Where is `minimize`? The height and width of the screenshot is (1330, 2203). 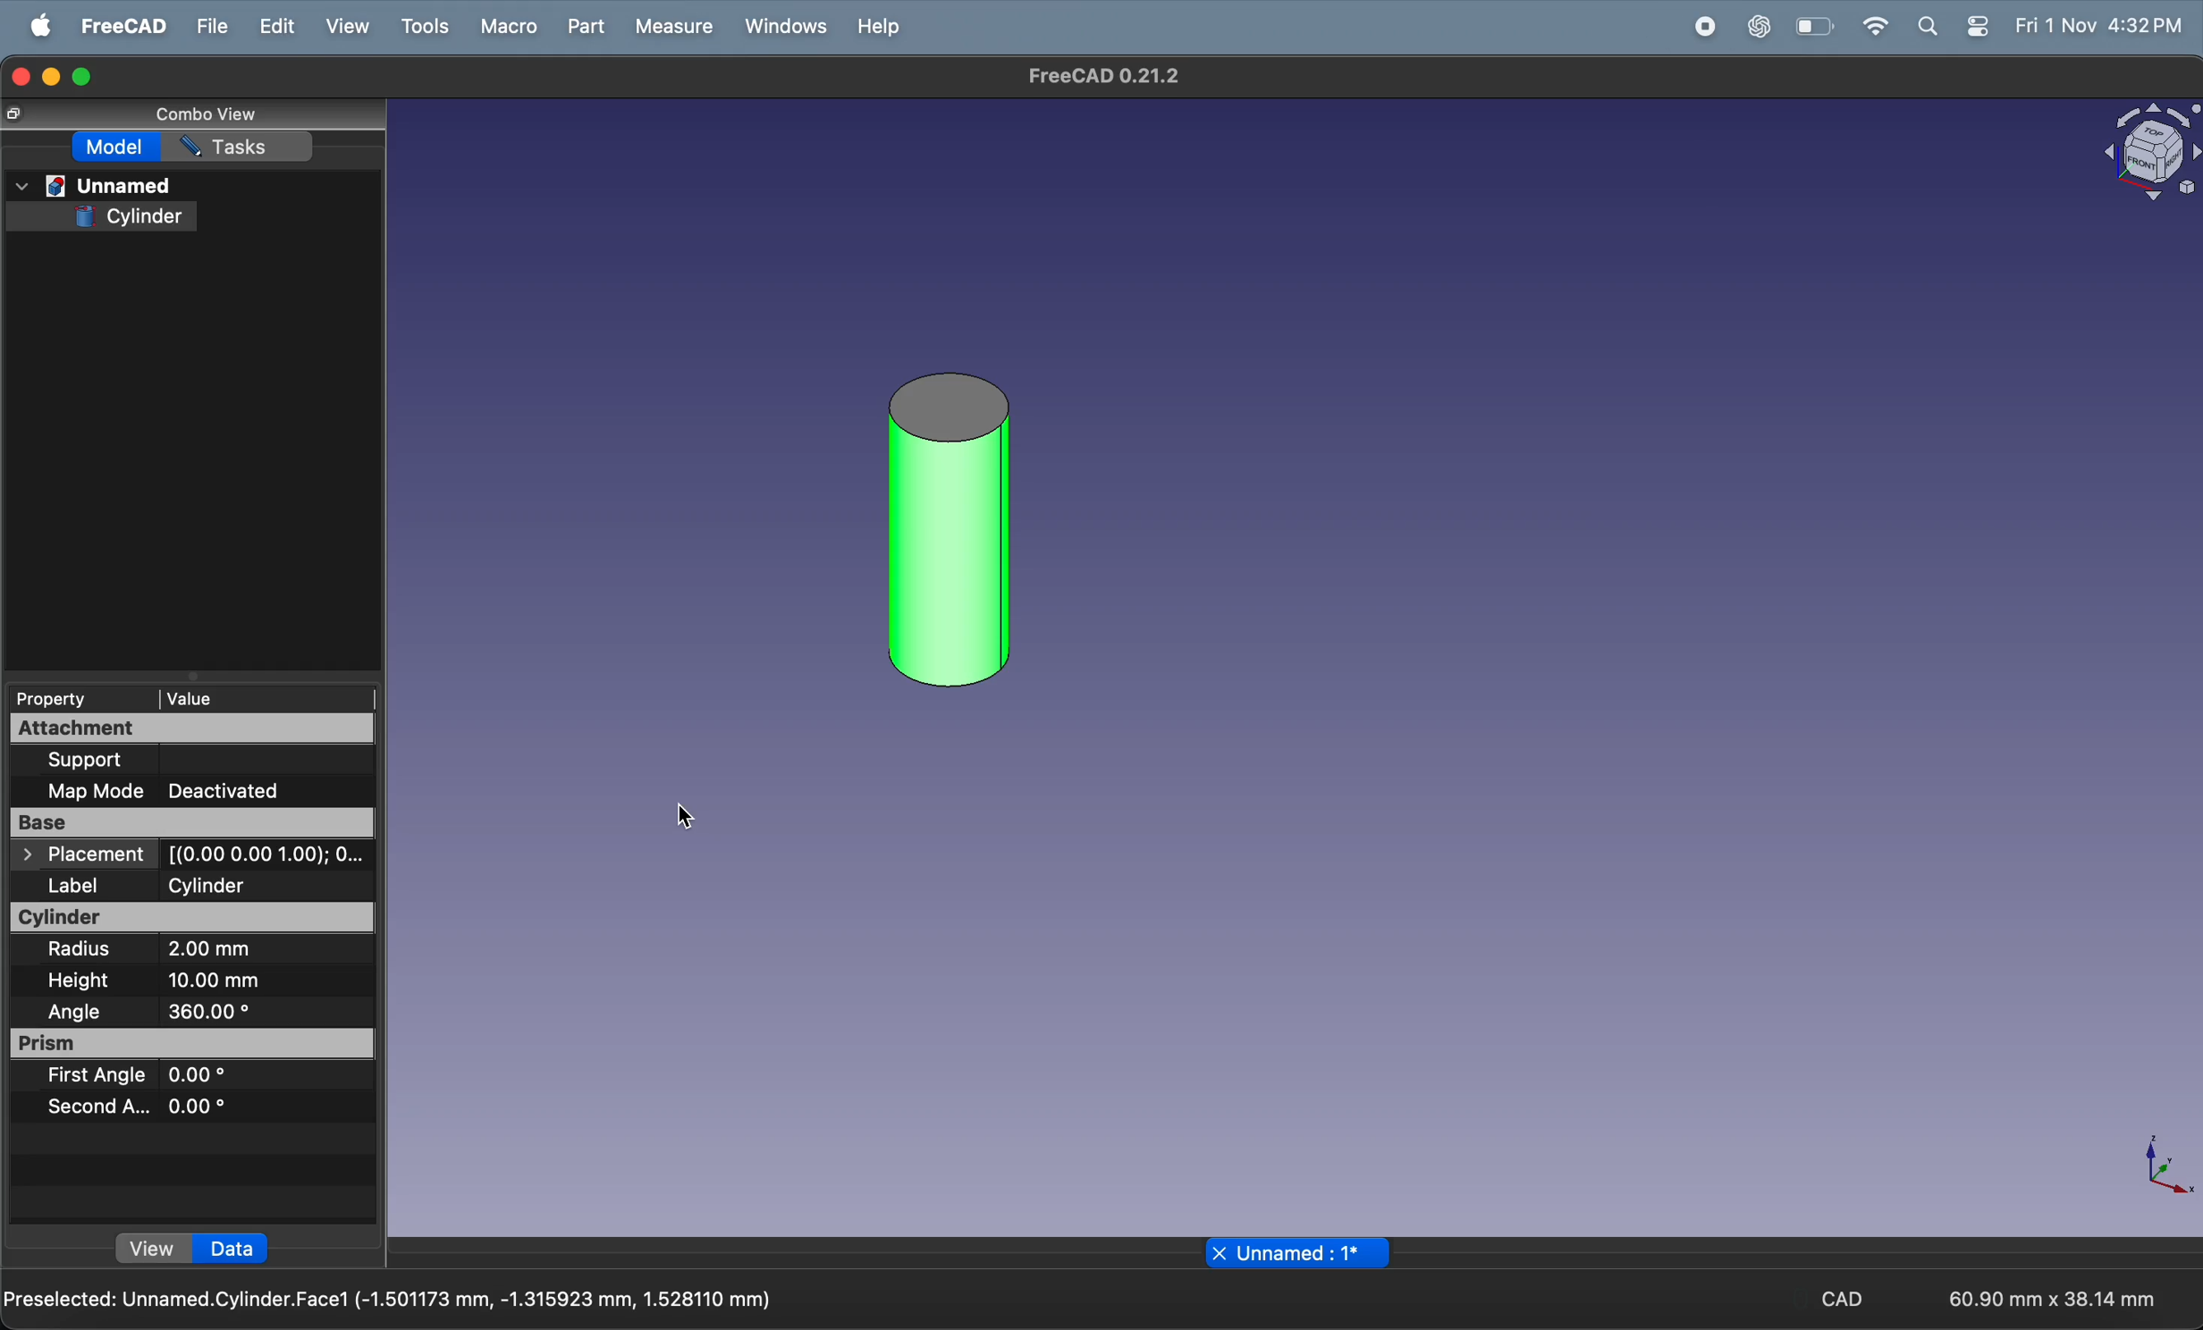
minimize is located at coordinates (53, 77).